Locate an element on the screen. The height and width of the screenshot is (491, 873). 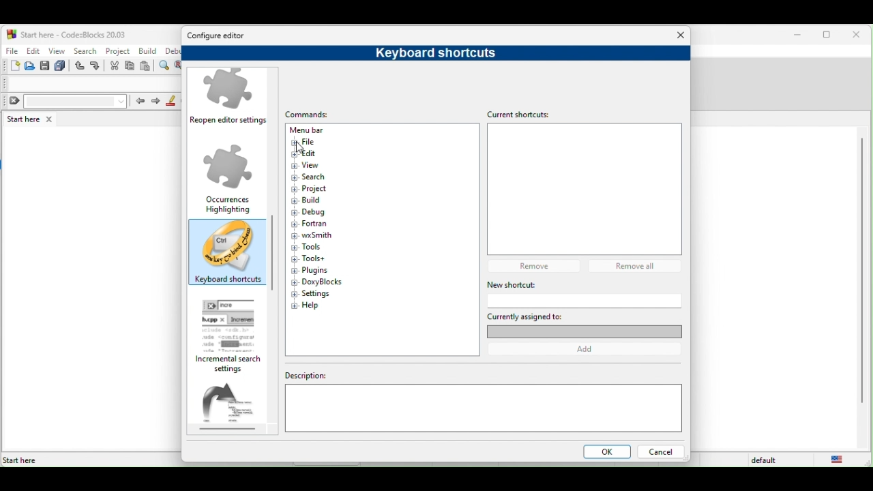
clear is located at coordinates (65, 102).